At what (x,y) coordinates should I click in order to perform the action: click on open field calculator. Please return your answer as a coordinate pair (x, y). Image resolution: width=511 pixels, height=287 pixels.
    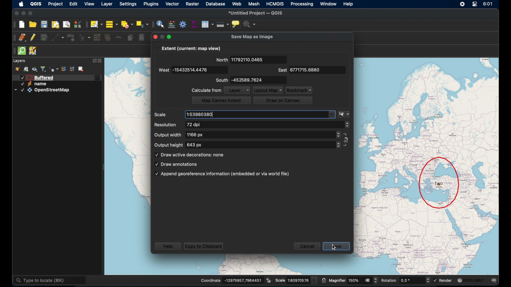
    Looking at the image, I should click on (172, 24).